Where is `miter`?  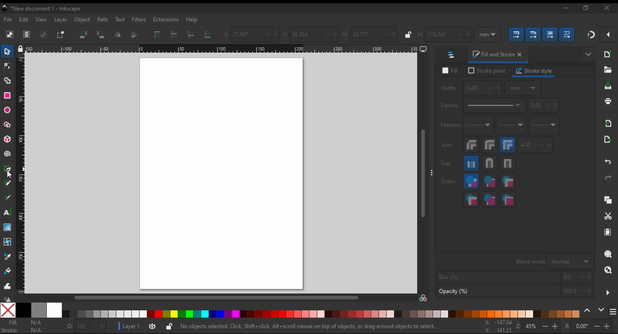
miter is located at coordinates (508, 145).